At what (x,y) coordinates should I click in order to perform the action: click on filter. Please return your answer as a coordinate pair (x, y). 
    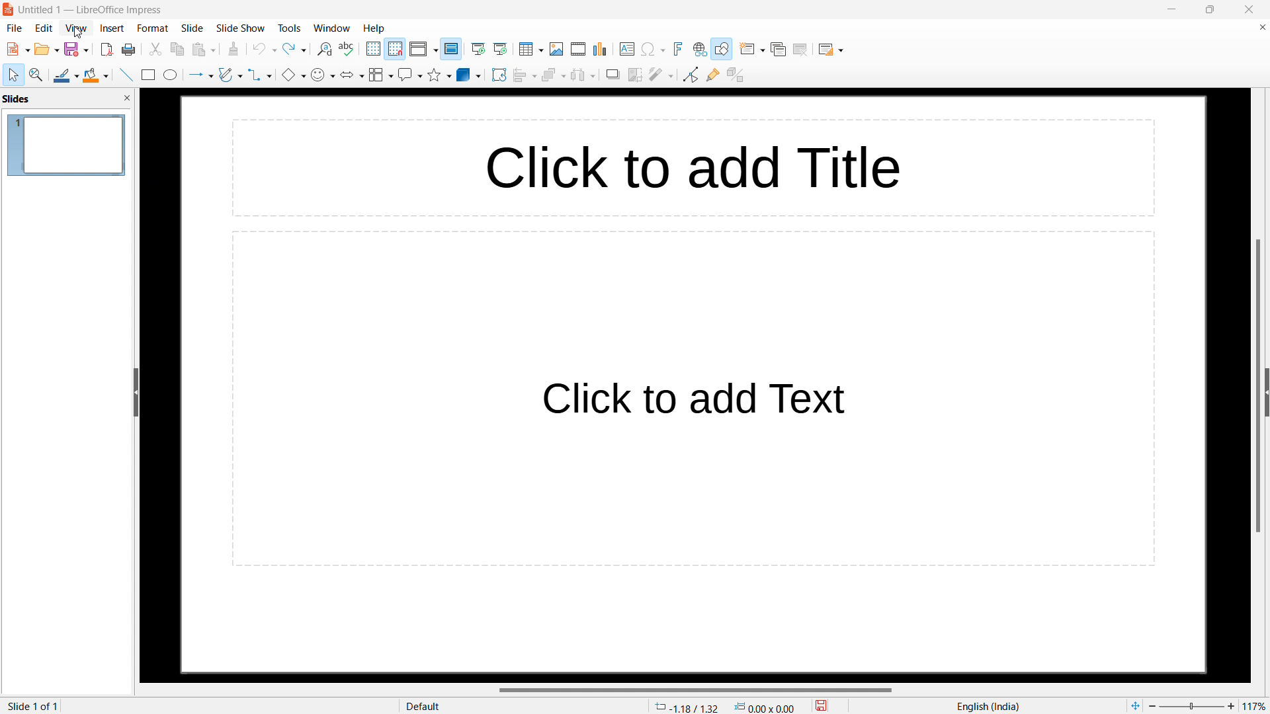
    Looking at the image, I should click on (661, 74).